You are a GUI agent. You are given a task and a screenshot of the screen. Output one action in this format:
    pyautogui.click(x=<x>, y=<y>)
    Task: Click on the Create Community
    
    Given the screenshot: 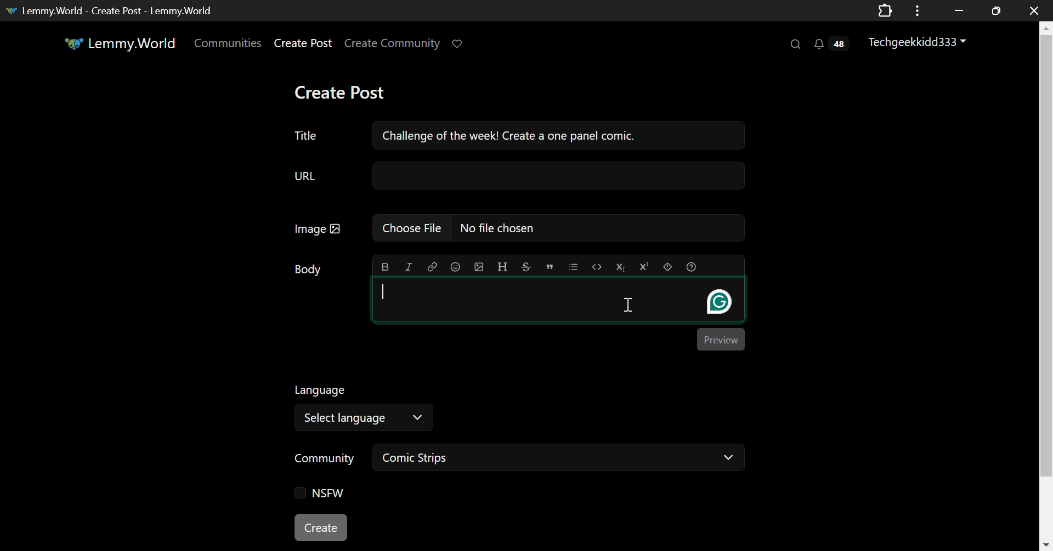 What is the action you would take?
    pyautogui.click(x=393, y=44)
    